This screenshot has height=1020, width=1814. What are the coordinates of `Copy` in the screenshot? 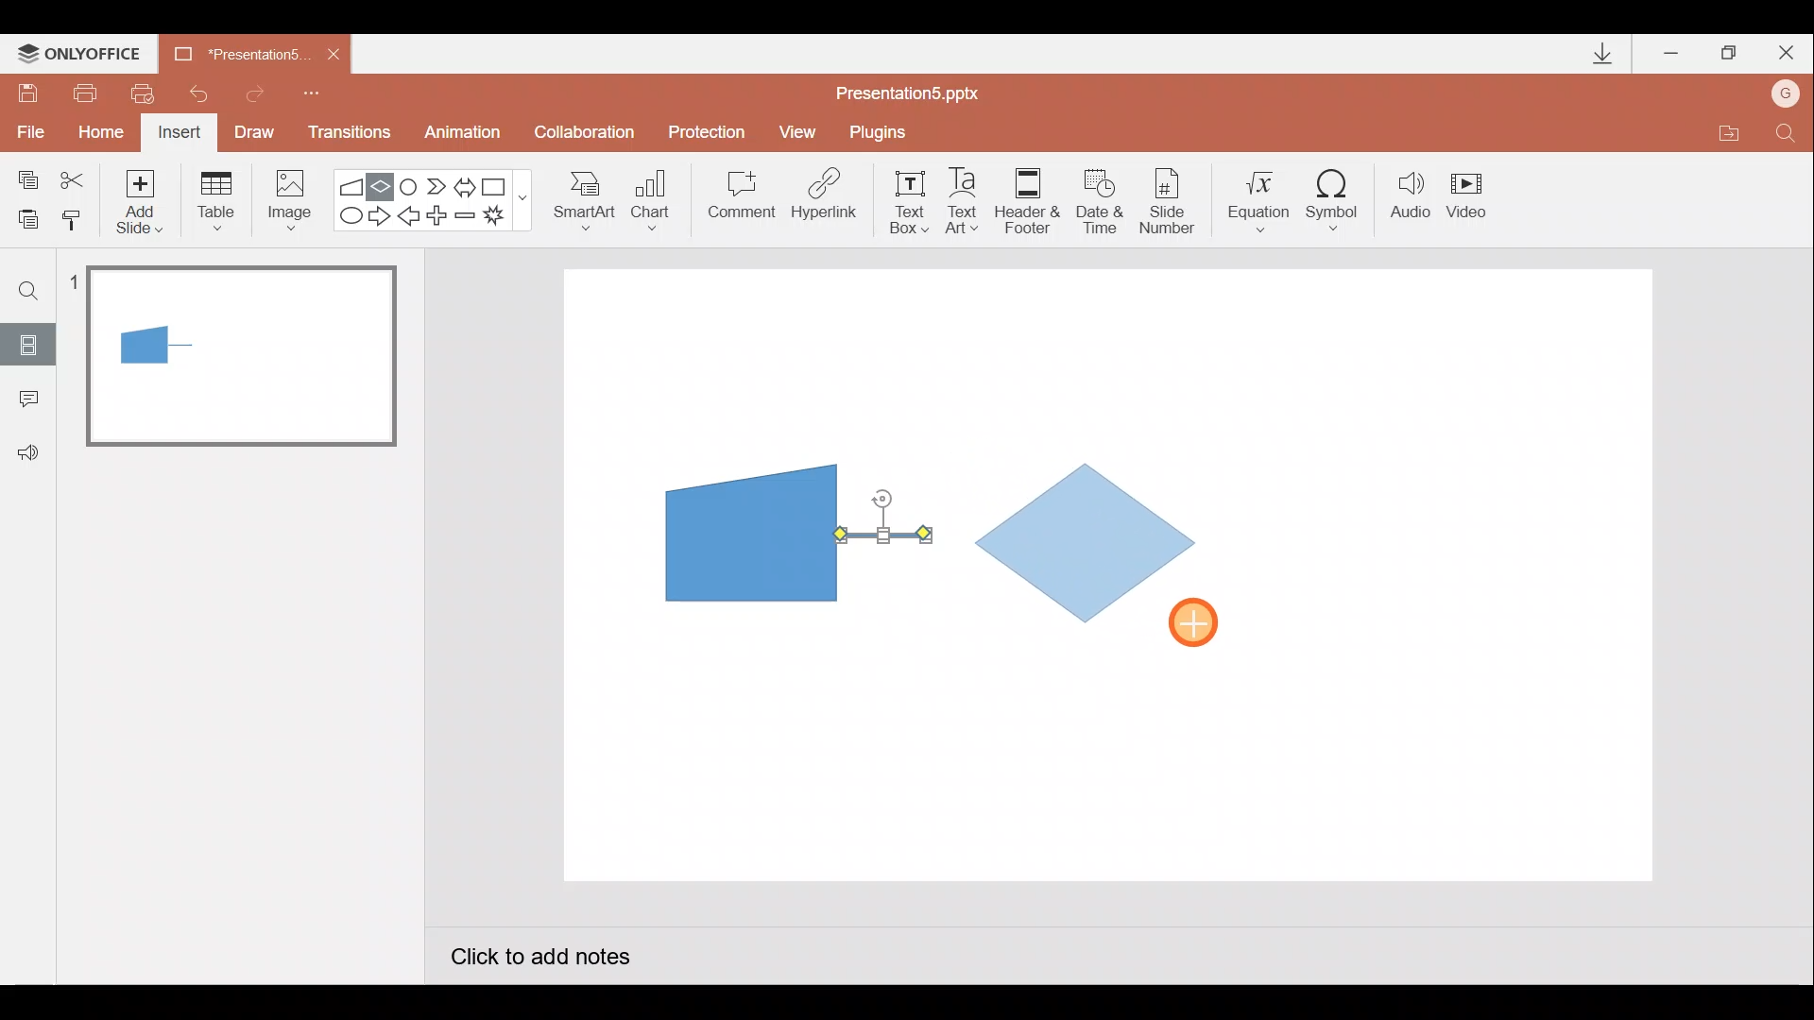 It's located at (25, 177).